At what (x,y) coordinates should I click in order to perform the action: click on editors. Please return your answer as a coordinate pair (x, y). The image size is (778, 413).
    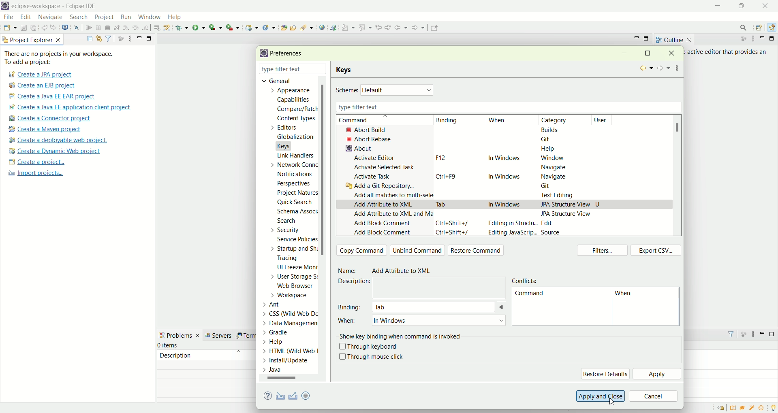
    Looking at the image, I should click on (289, 127).